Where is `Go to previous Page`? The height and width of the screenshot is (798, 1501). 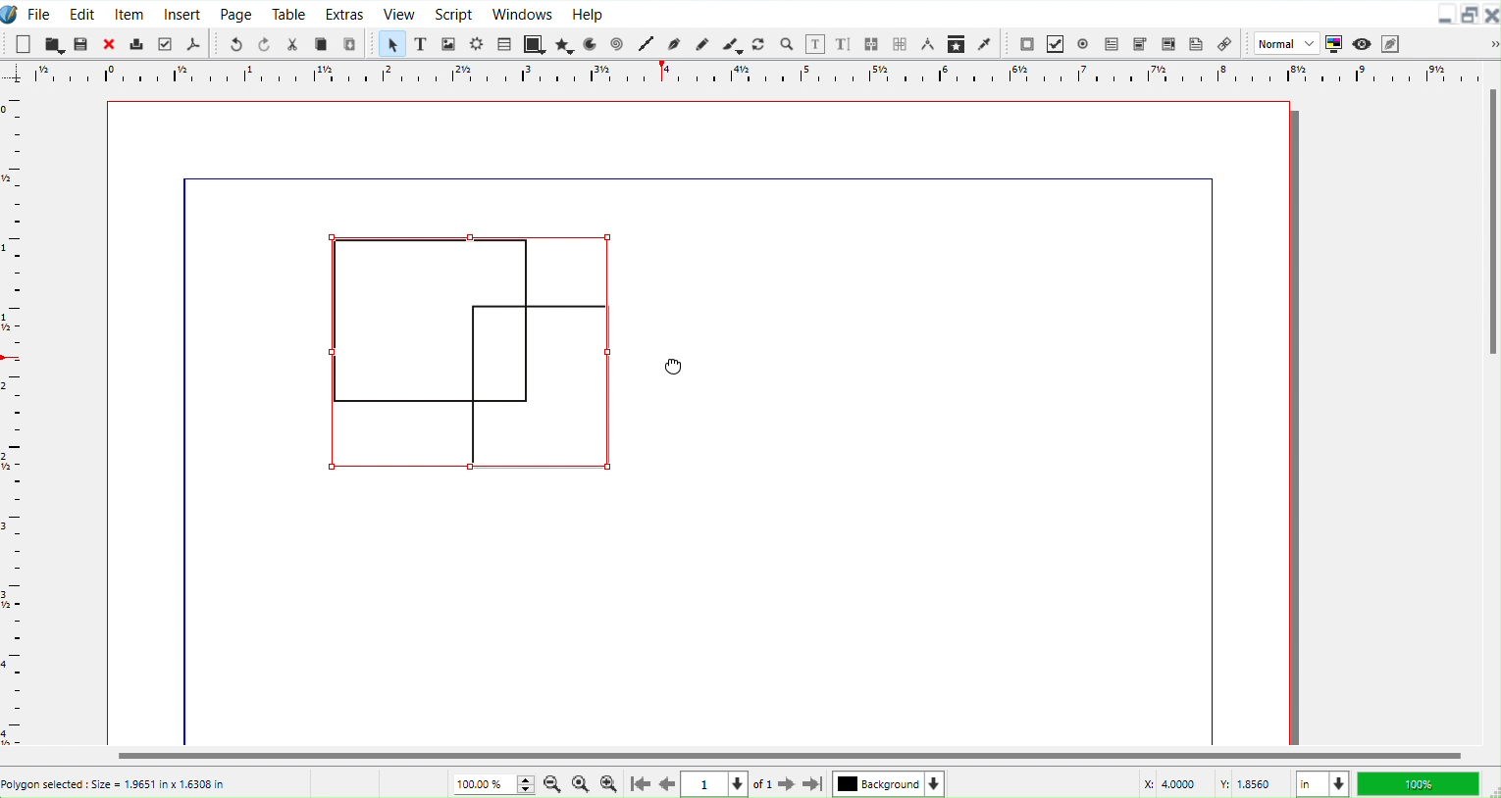 Go to previous Page is located at coordinates (668, 784).